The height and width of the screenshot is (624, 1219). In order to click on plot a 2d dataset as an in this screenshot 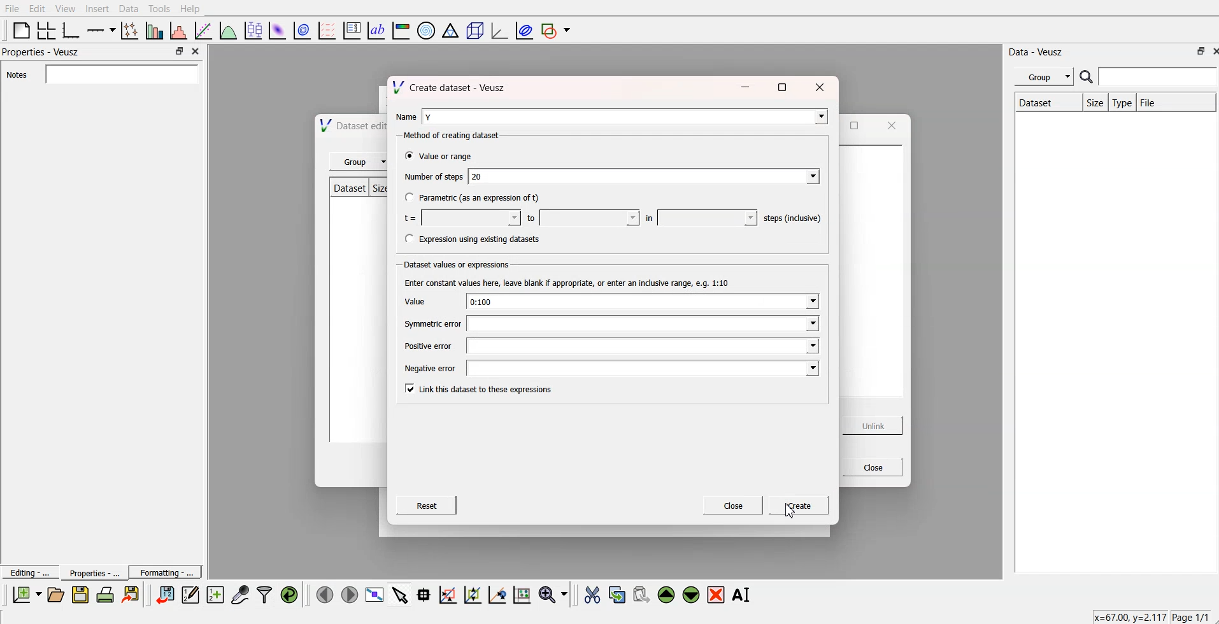, I will do `click(277, 29)`.